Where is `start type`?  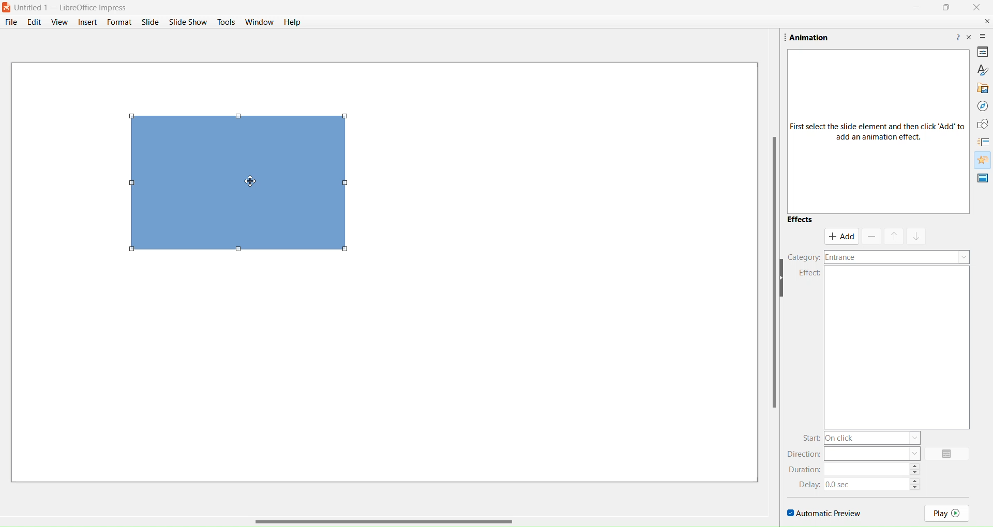 start type is located at coordinates (875, 438).